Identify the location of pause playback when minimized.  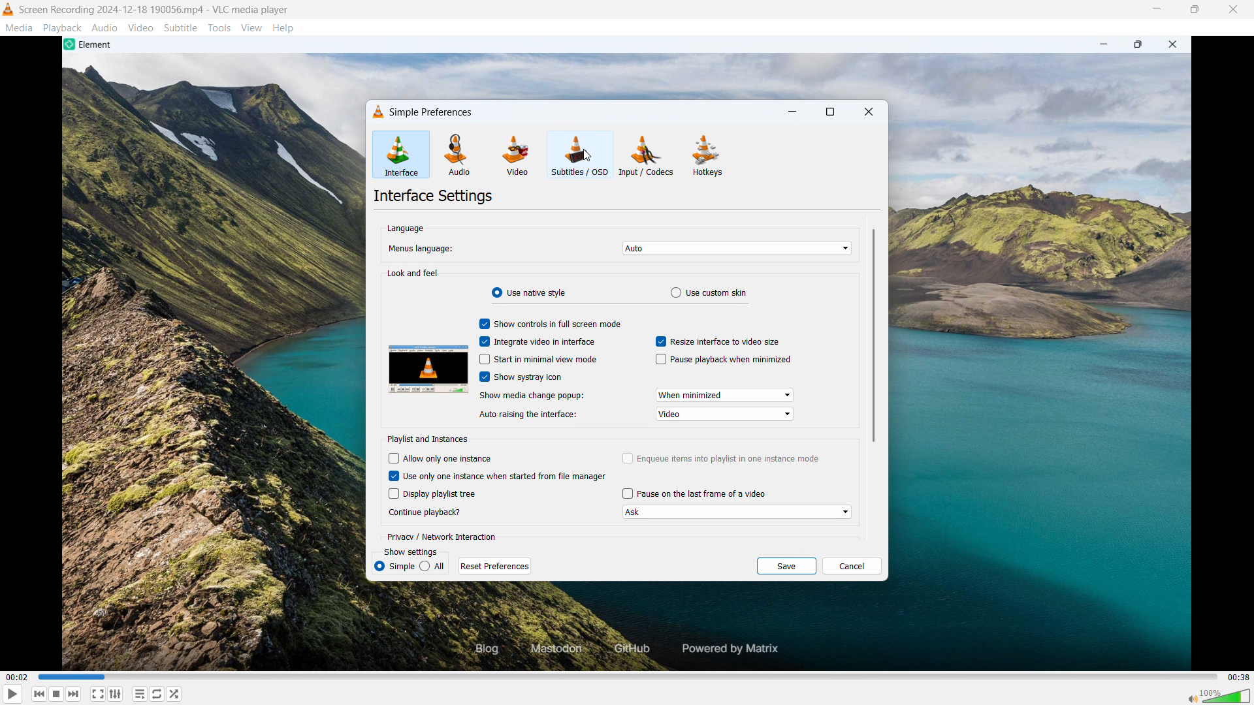
(723, 360).